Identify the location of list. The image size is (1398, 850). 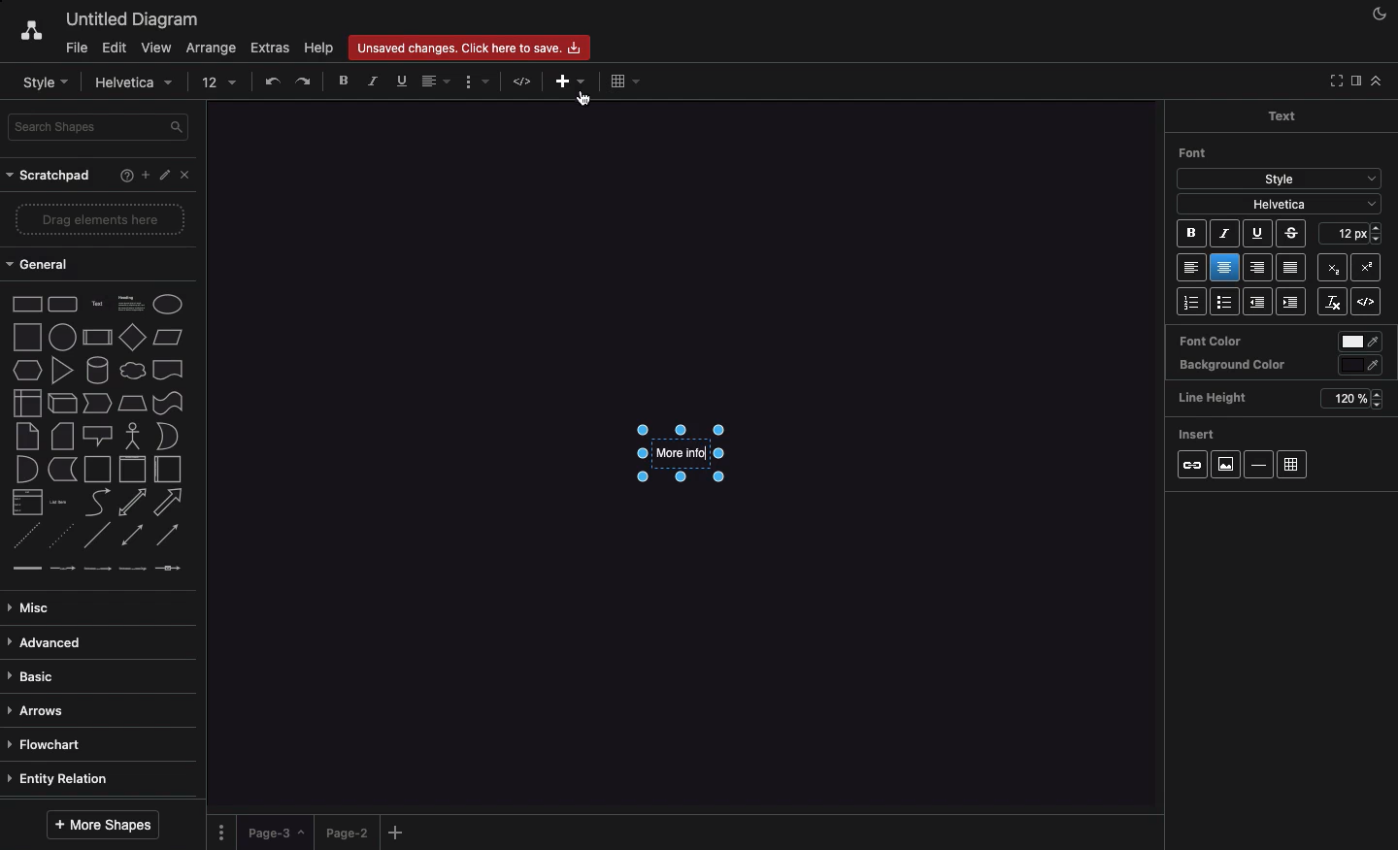
(28, 502).